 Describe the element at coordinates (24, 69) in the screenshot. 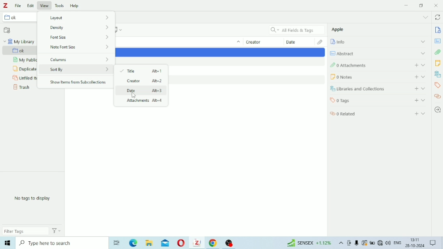

I see `Duplicate items.` at that location.